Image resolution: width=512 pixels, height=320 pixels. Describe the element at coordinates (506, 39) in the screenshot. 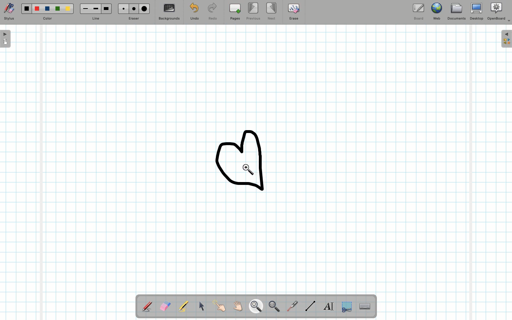

I see `Expand folder` at that location.